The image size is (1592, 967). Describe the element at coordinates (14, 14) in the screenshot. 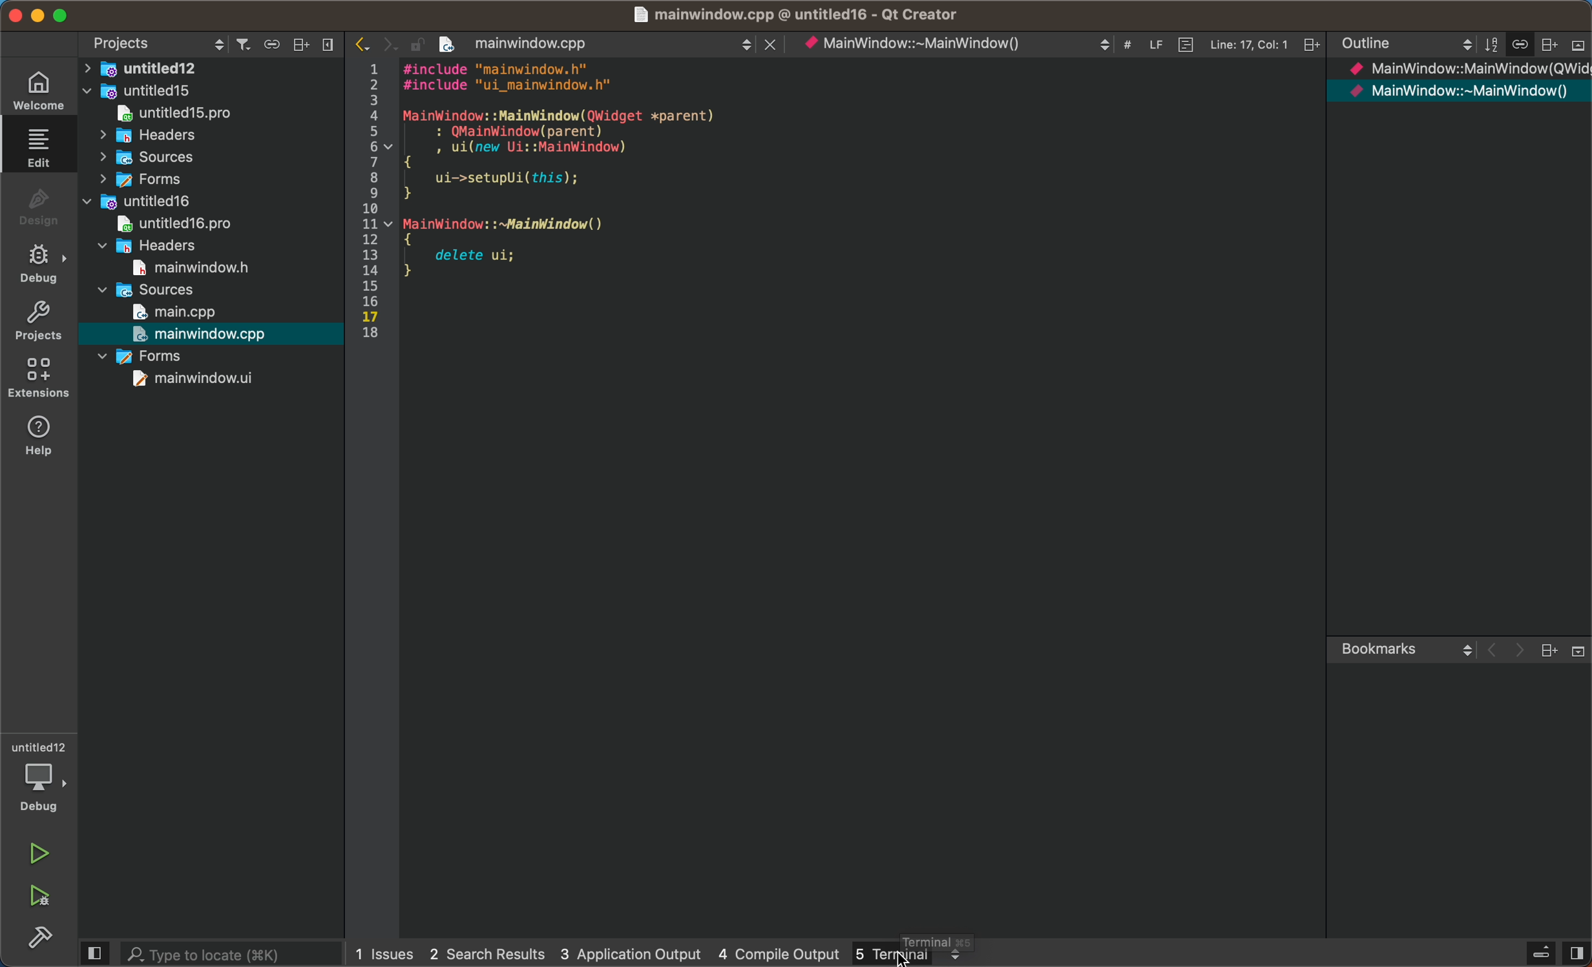

I see `minimize` at that location.